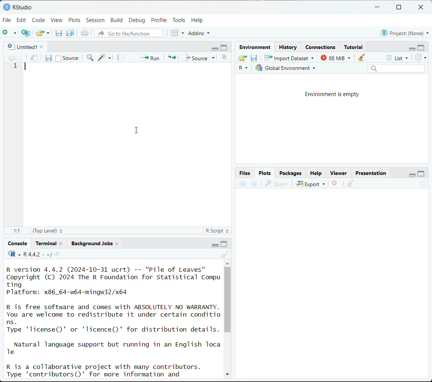 This screenshot has width=432, height=382. I want to click on Packages, so click(290, 173).